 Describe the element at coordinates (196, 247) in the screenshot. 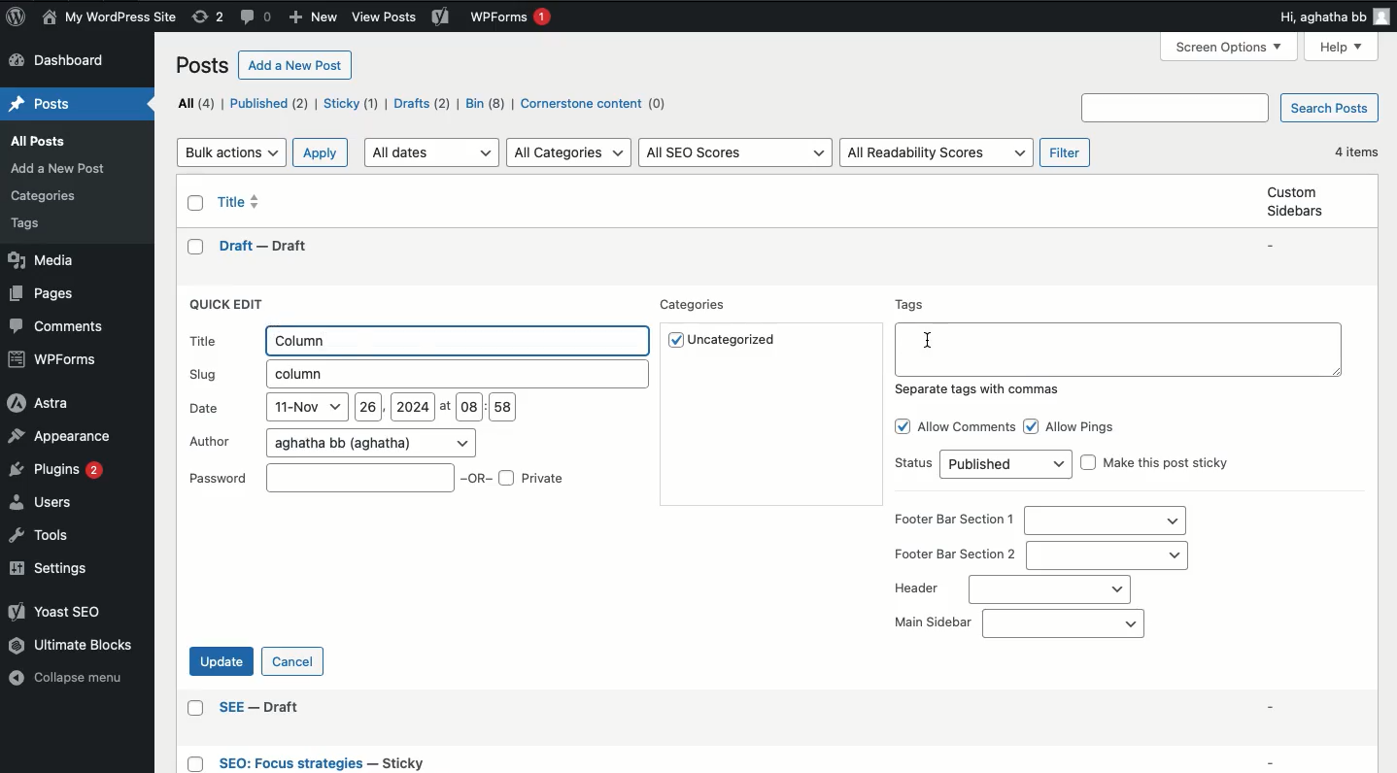

I see `checkbox` at that location.